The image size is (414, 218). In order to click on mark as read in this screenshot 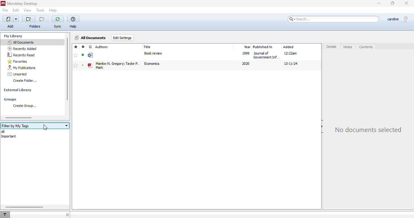, I will do `click(83, 55)`.